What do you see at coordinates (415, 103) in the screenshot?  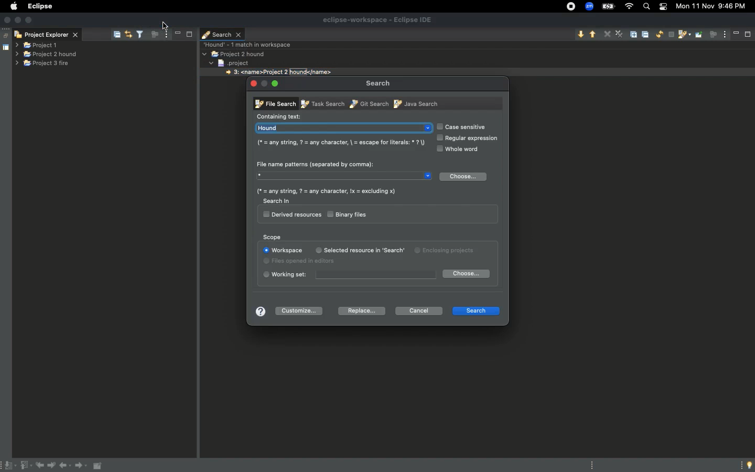 I see `Java search` at bounding box center [415, 103].